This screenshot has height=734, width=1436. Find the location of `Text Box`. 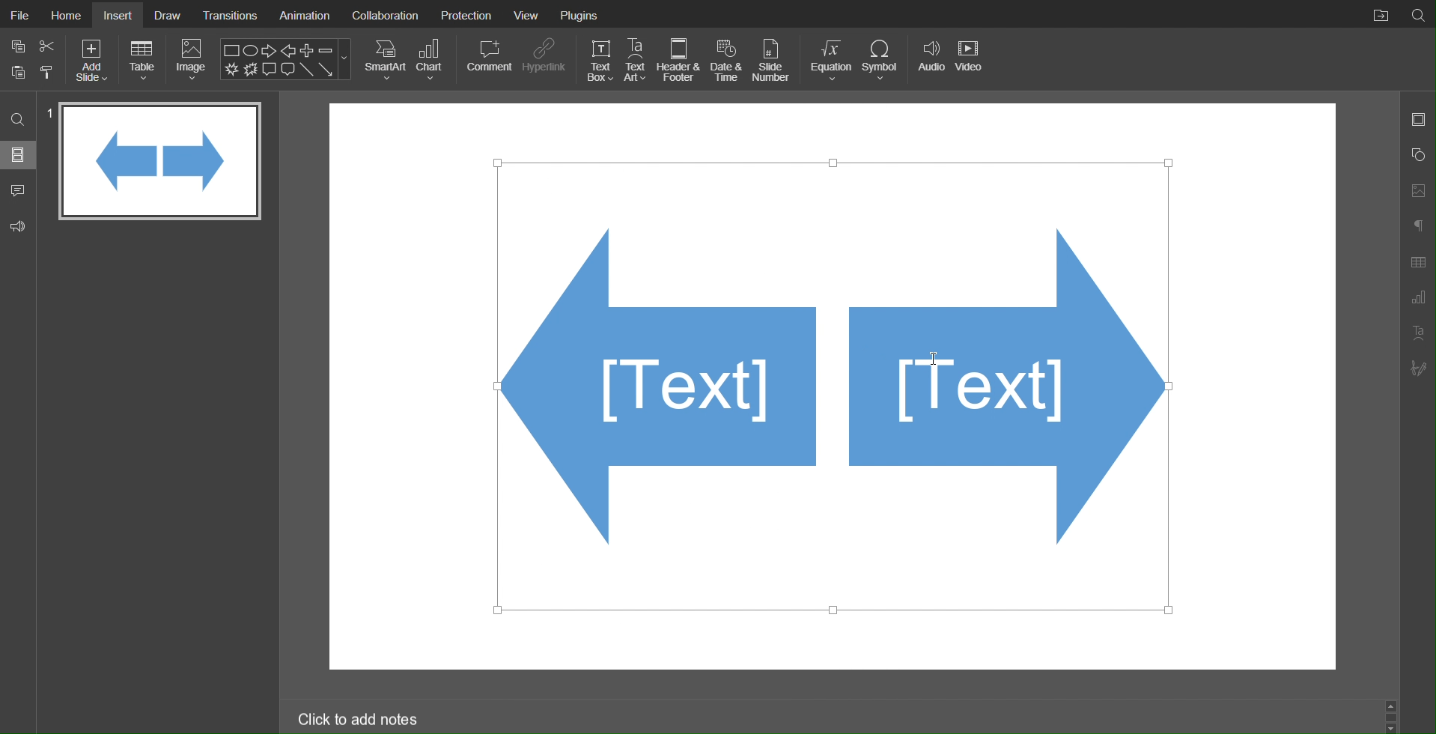

Text Box is located at coordinates (600, 60).